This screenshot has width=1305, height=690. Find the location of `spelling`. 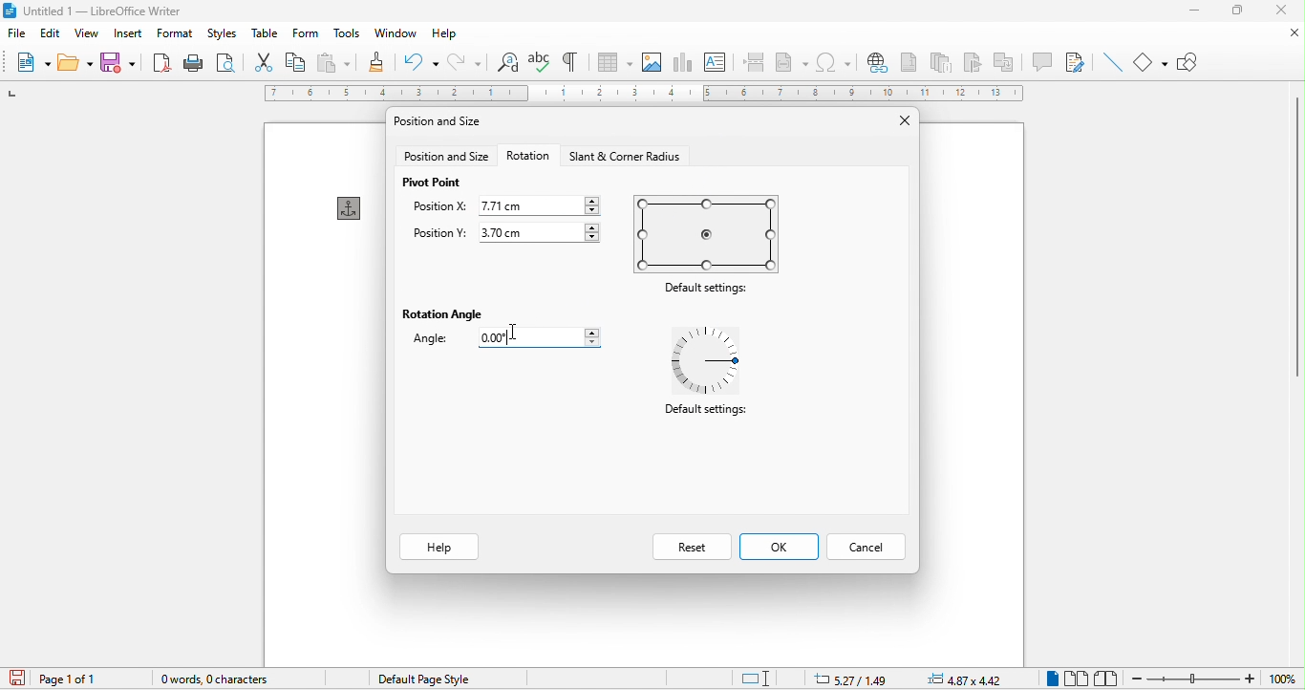

spelling is located at coordinates (539, 62).